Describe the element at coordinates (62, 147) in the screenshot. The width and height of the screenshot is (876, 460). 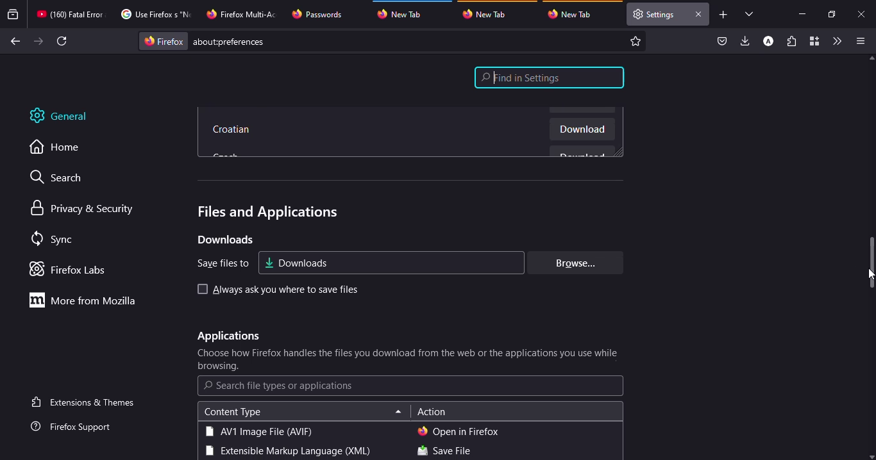
I see `home` at that location.